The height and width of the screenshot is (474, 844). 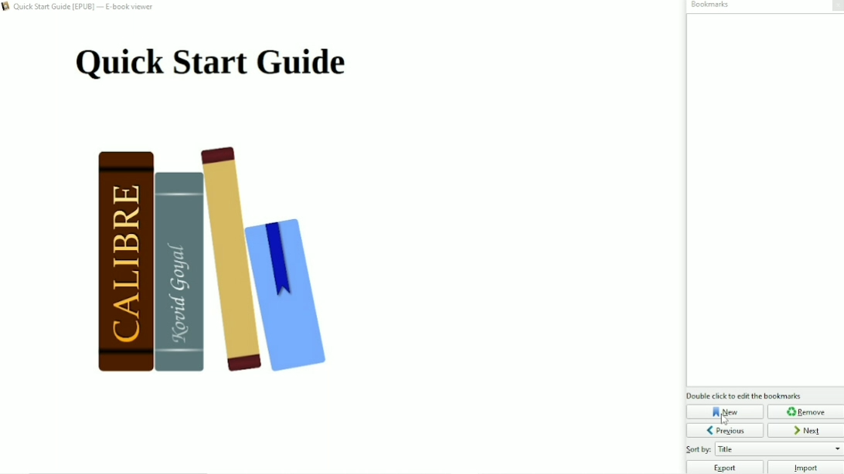 What do you see at coordinates (744, 395) in the screenshot?
I see `Double click to edit the bookmarks` at bounding box center [744, 395].